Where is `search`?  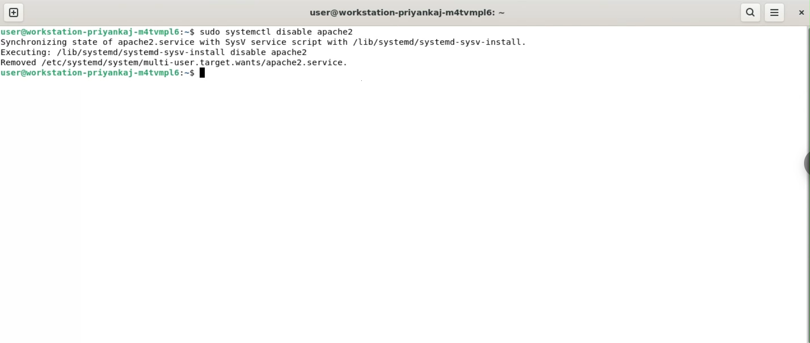 search is located at coordinates (751, 13).